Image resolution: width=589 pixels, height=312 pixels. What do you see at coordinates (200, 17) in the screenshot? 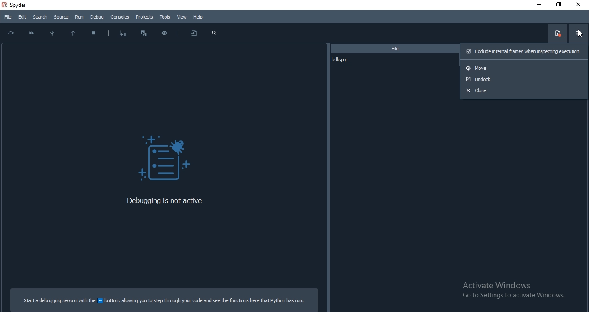
I see `Help` at bounding box center [200, 17].